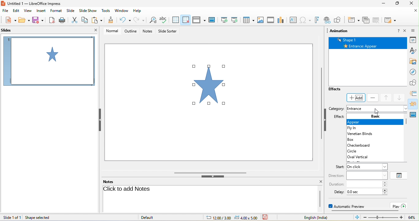 This screenshot has width=419, height=221. I want to click on spelling, so click(163, 20).